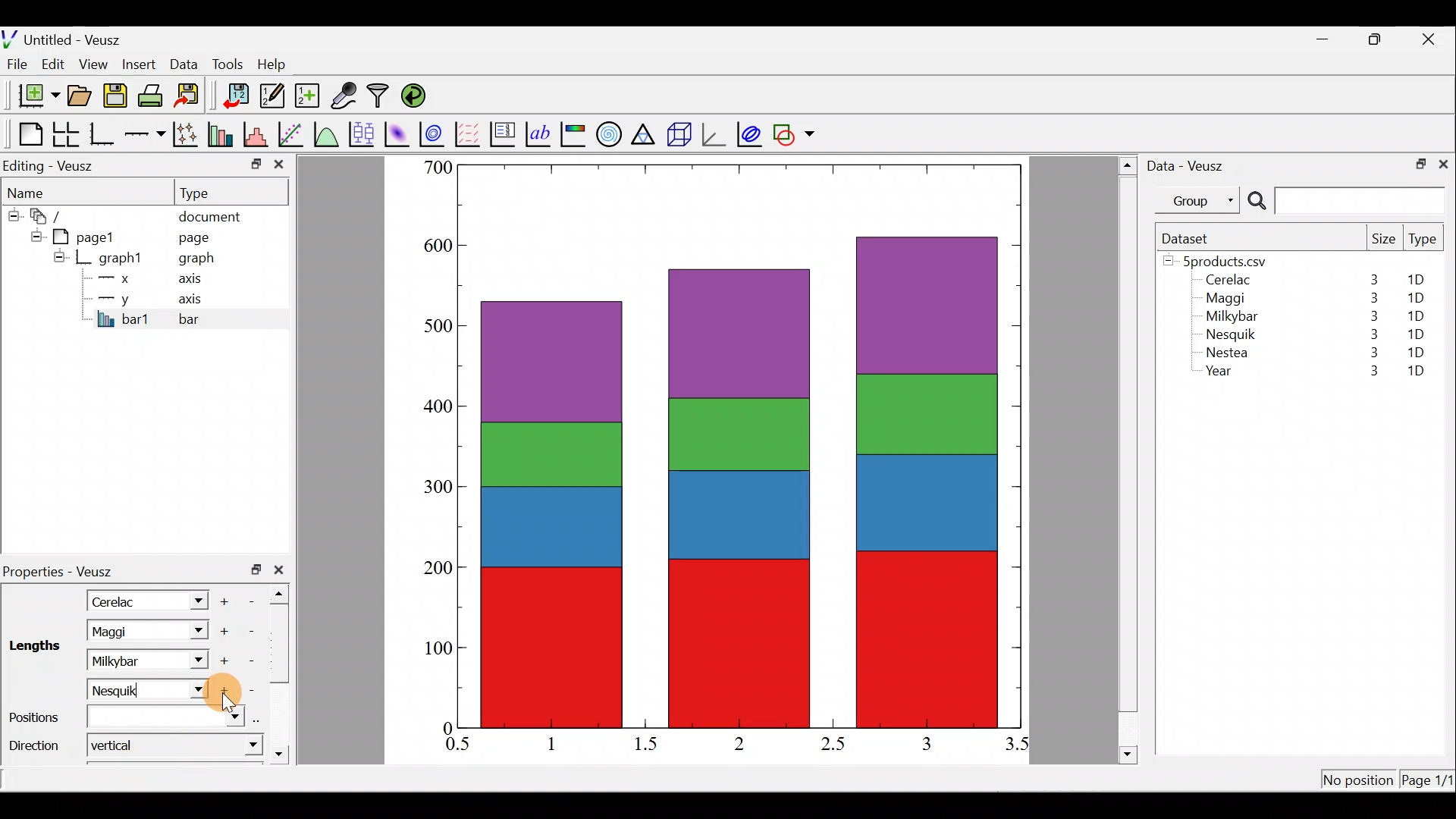  I want to click on close, so click(282, 570).